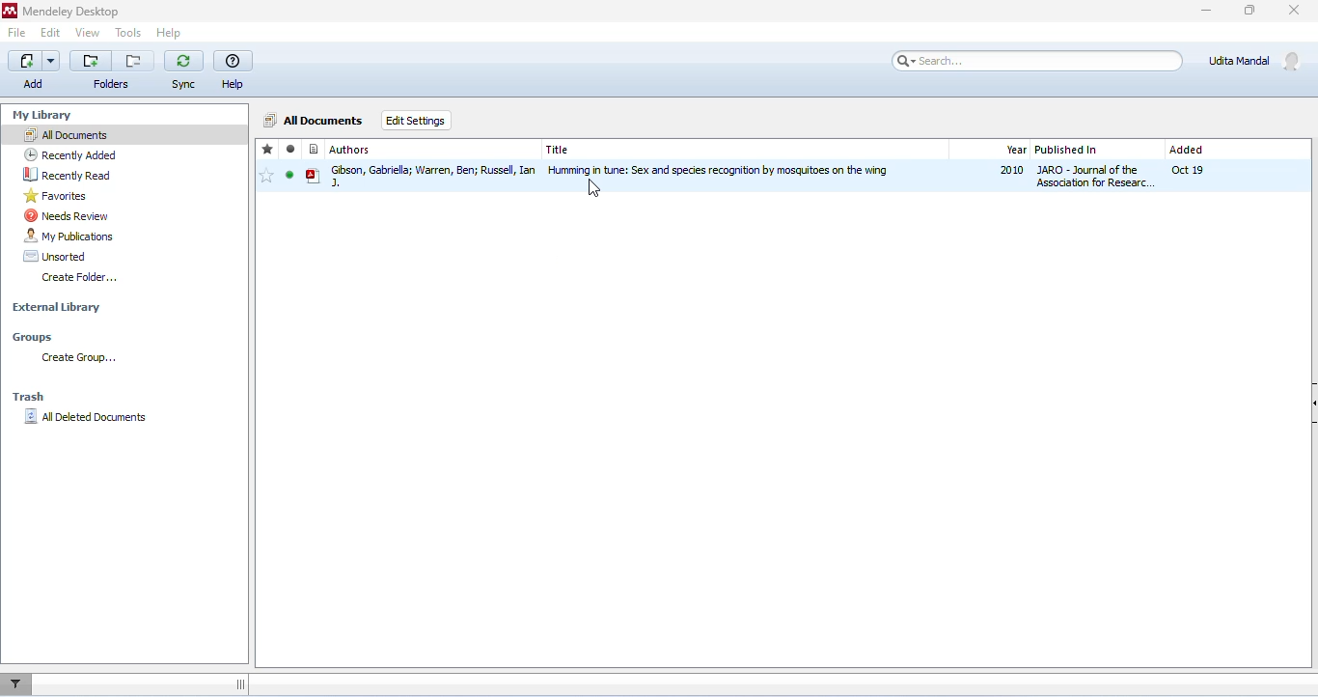 This screenshot has height=697, width=1318. I want to click on Mendeley Desktop, so click(61, 13).